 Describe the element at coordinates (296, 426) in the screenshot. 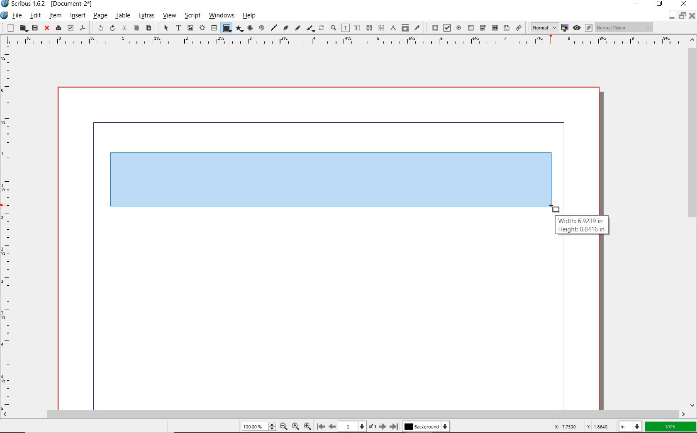

I see `zoom to` at that location.